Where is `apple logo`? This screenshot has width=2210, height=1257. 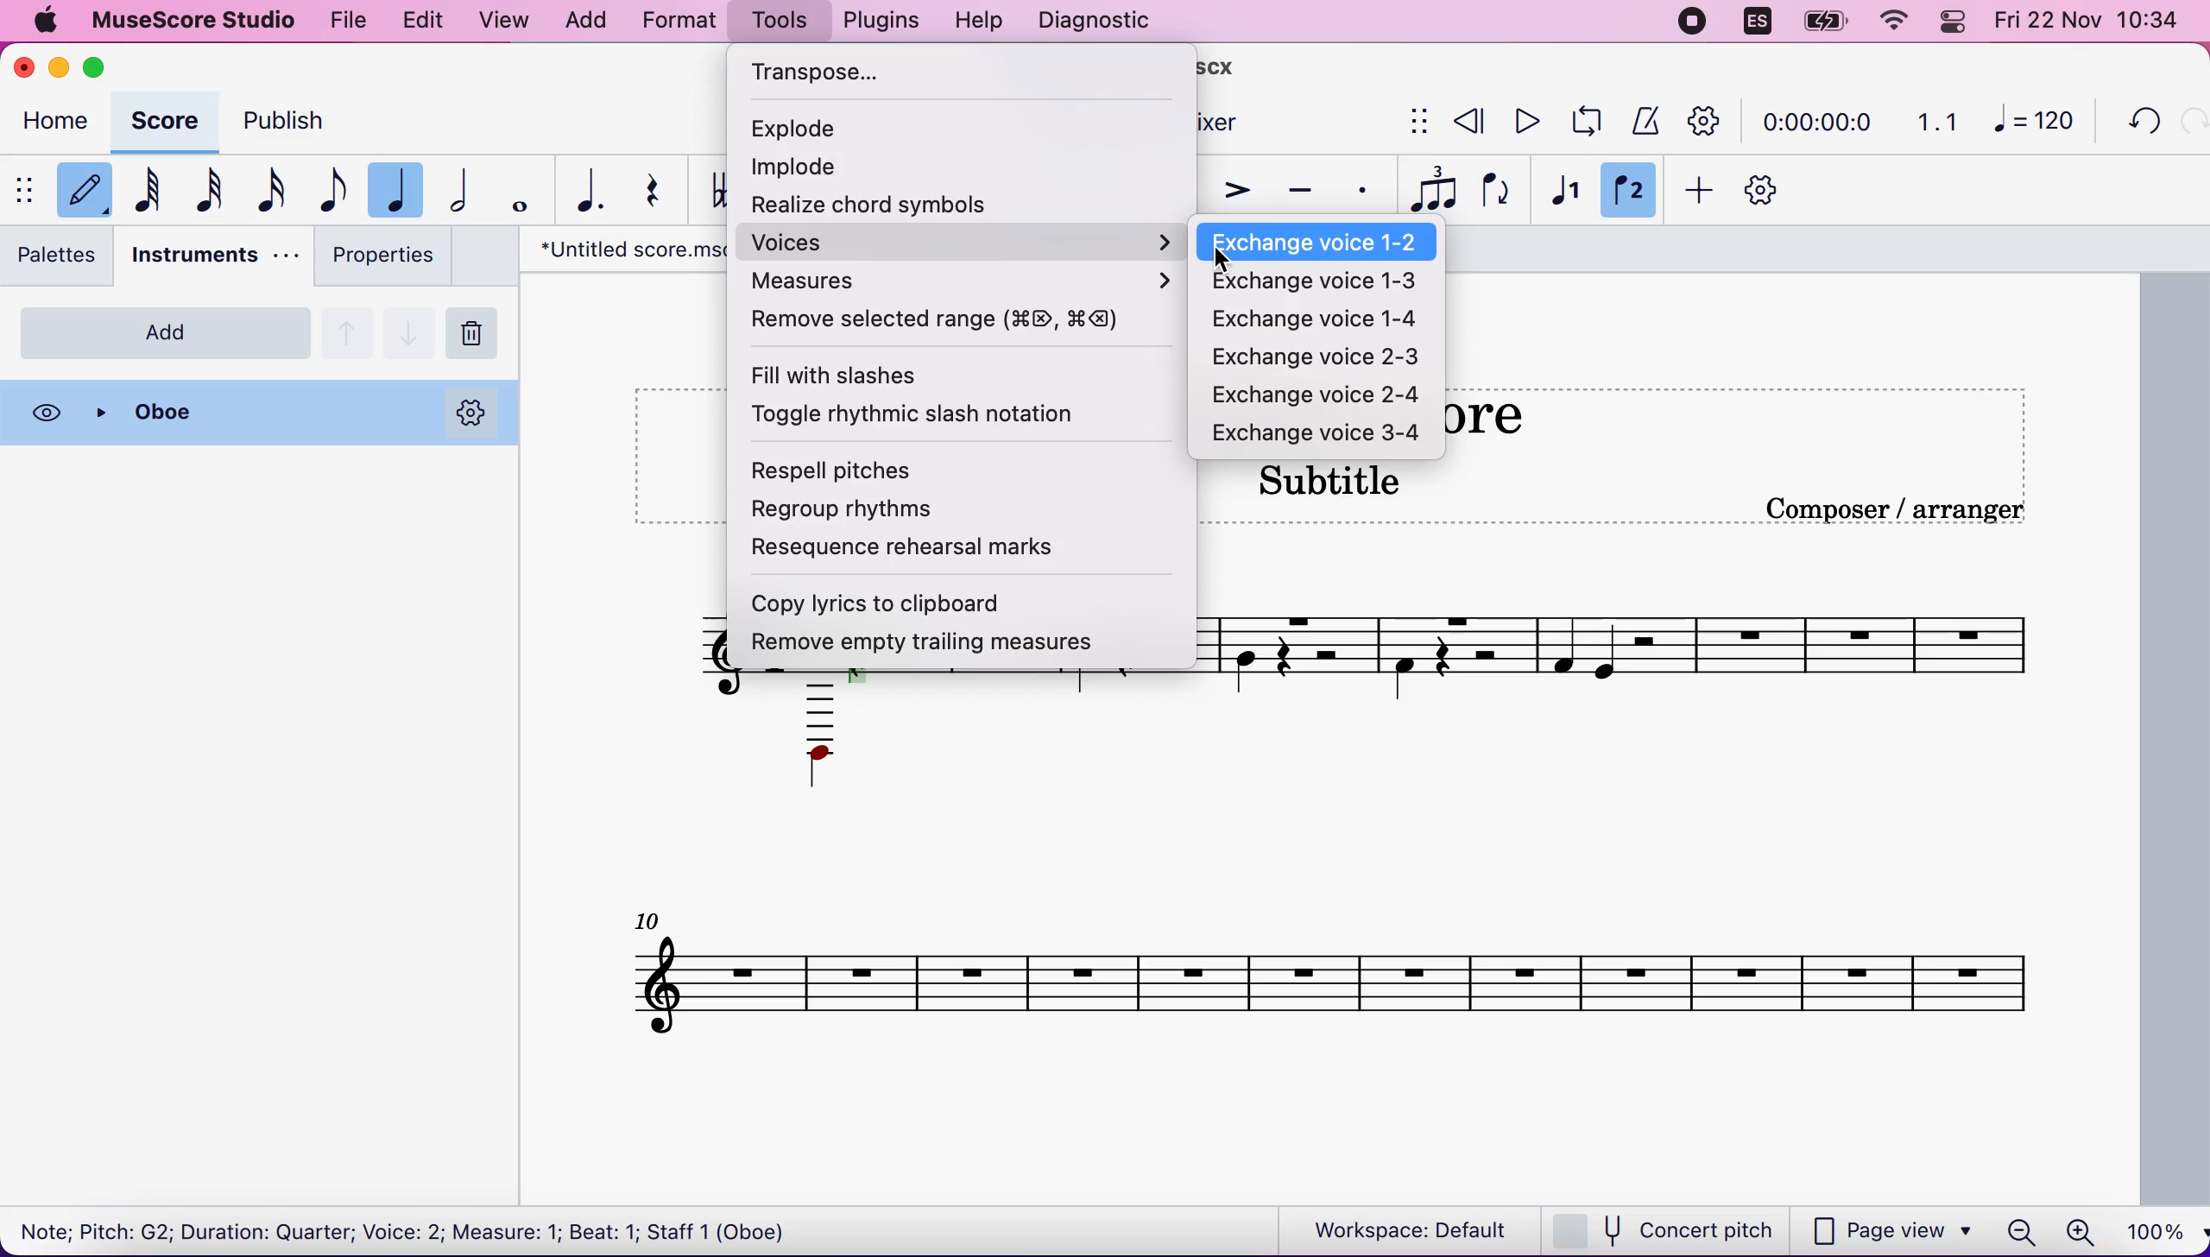 apple logo is located at coordinates (53, 23).